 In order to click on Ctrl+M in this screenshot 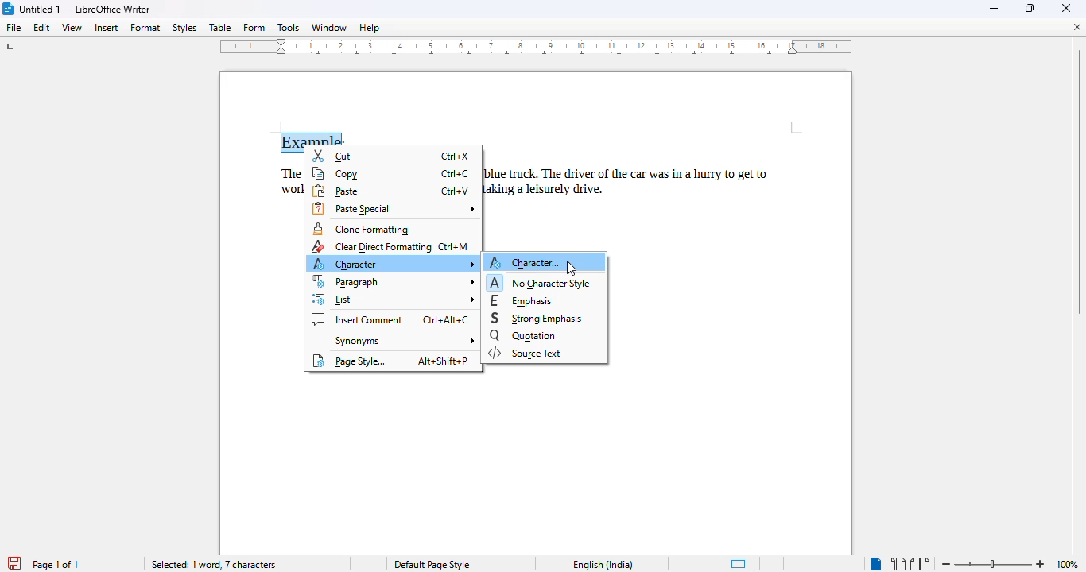, I will do `click(454, 247)`.